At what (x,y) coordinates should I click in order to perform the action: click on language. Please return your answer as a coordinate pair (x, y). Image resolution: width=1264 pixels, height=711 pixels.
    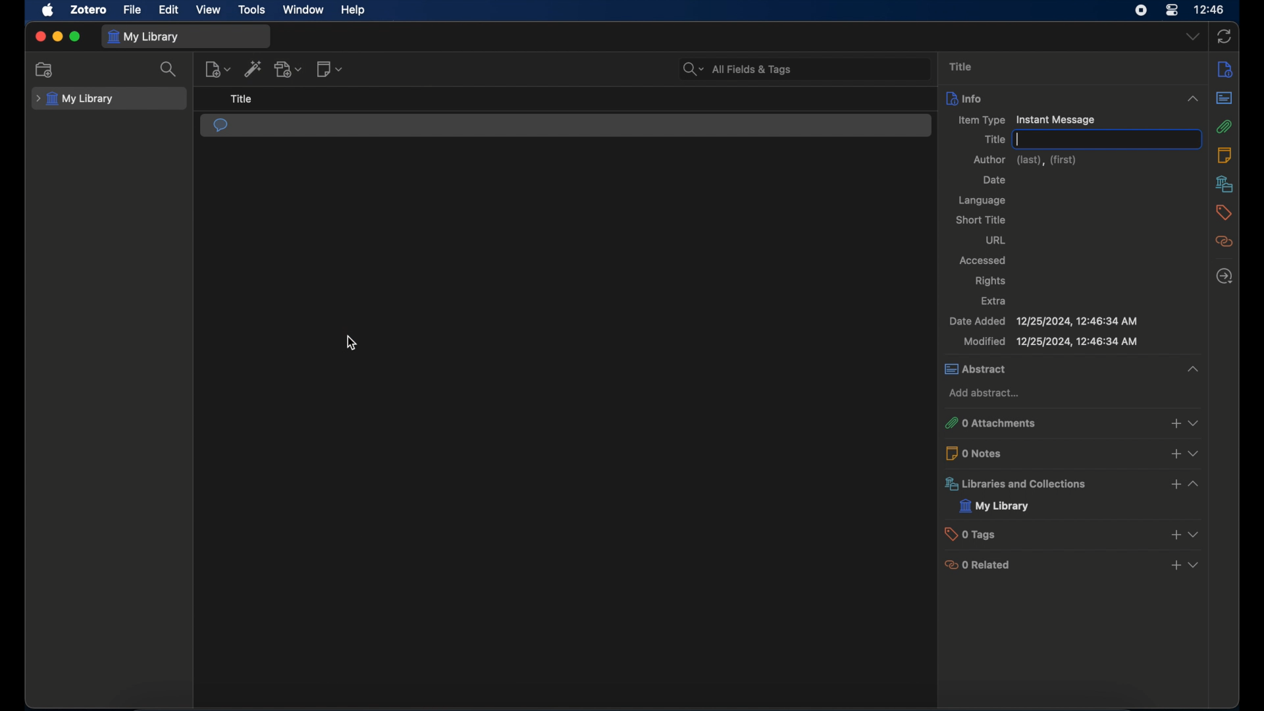
    Looking at the image, I should click on (983, 201).